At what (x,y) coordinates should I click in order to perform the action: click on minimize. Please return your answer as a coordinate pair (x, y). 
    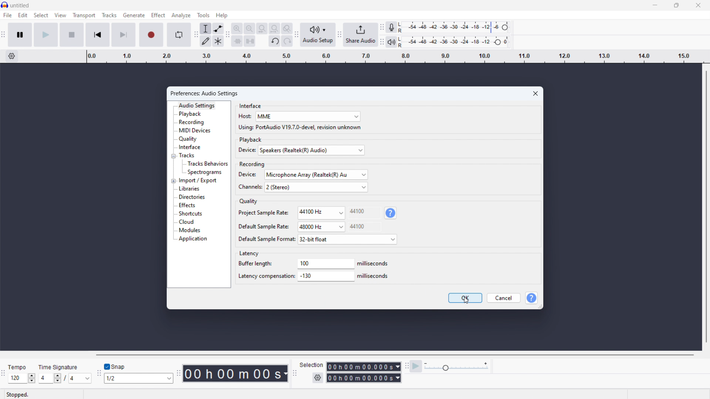
    Looking at the image, I should click on (655, 6).